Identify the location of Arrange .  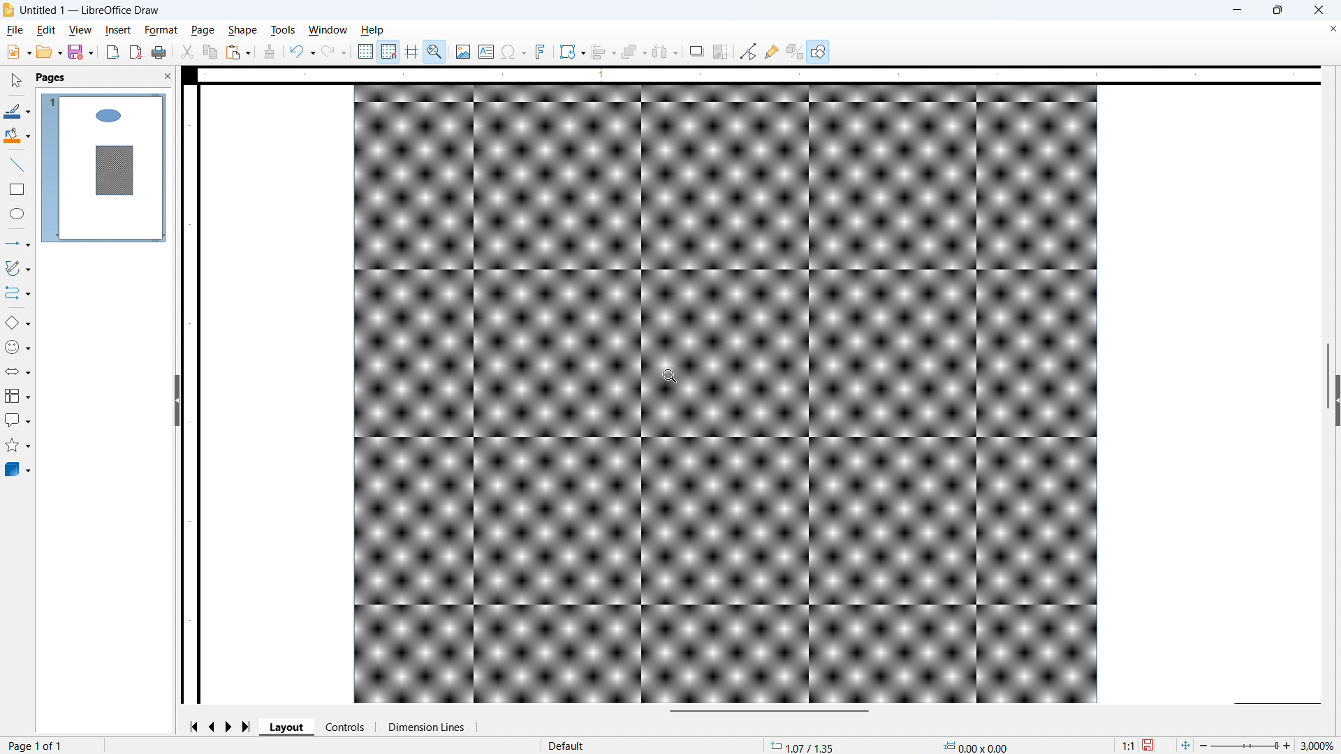
(633, 52).